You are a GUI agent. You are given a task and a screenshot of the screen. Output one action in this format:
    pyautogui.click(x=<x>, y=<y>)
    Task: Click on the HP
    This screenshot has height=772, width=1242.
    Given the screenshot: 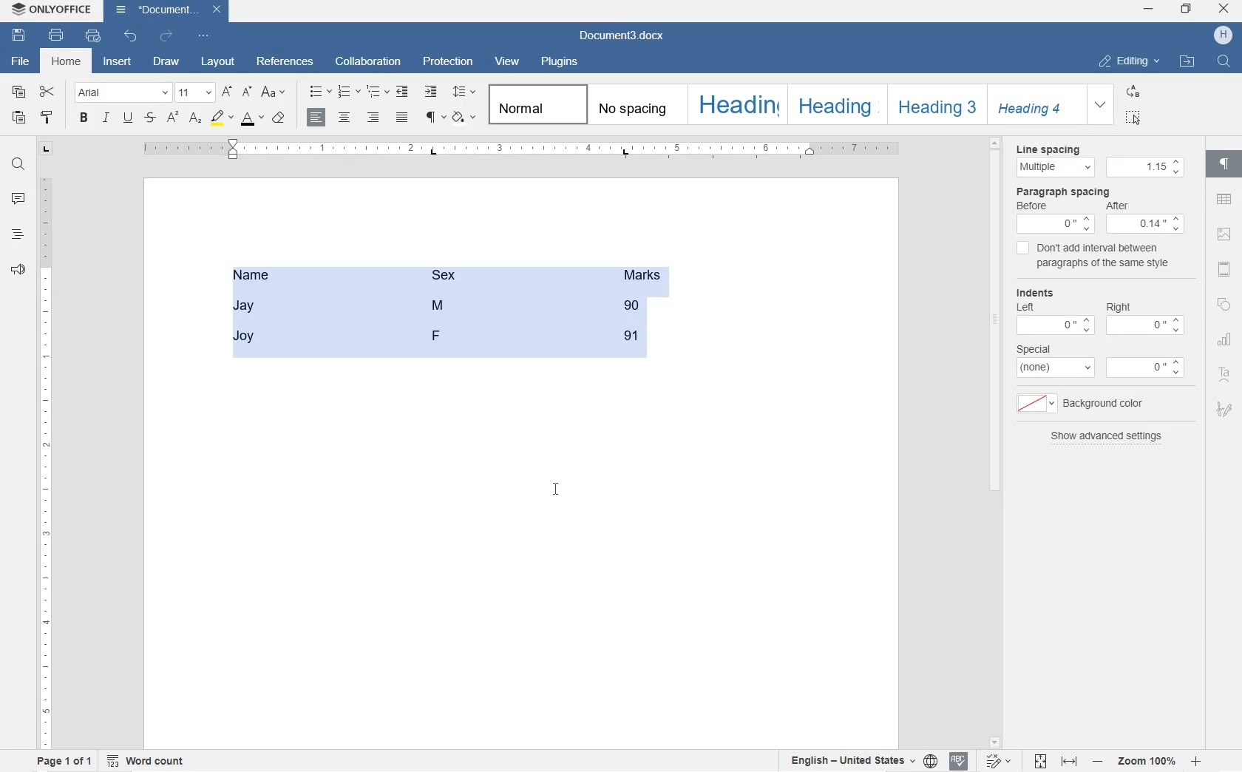 What is the action you would take?
    pyautogui.click(x=1225, y=34)
    